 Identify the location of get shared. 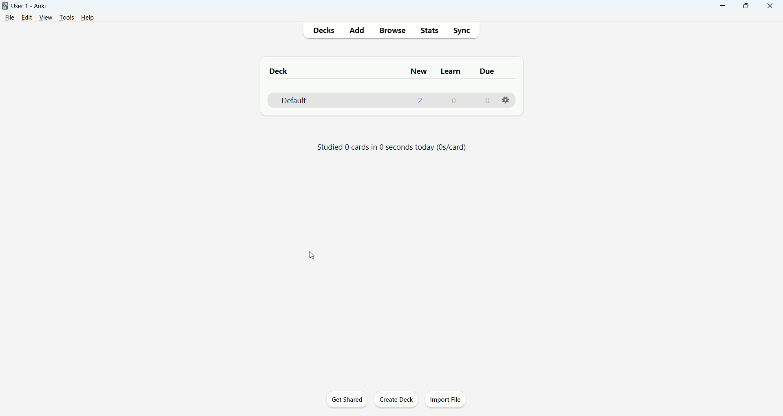
(347, 400).